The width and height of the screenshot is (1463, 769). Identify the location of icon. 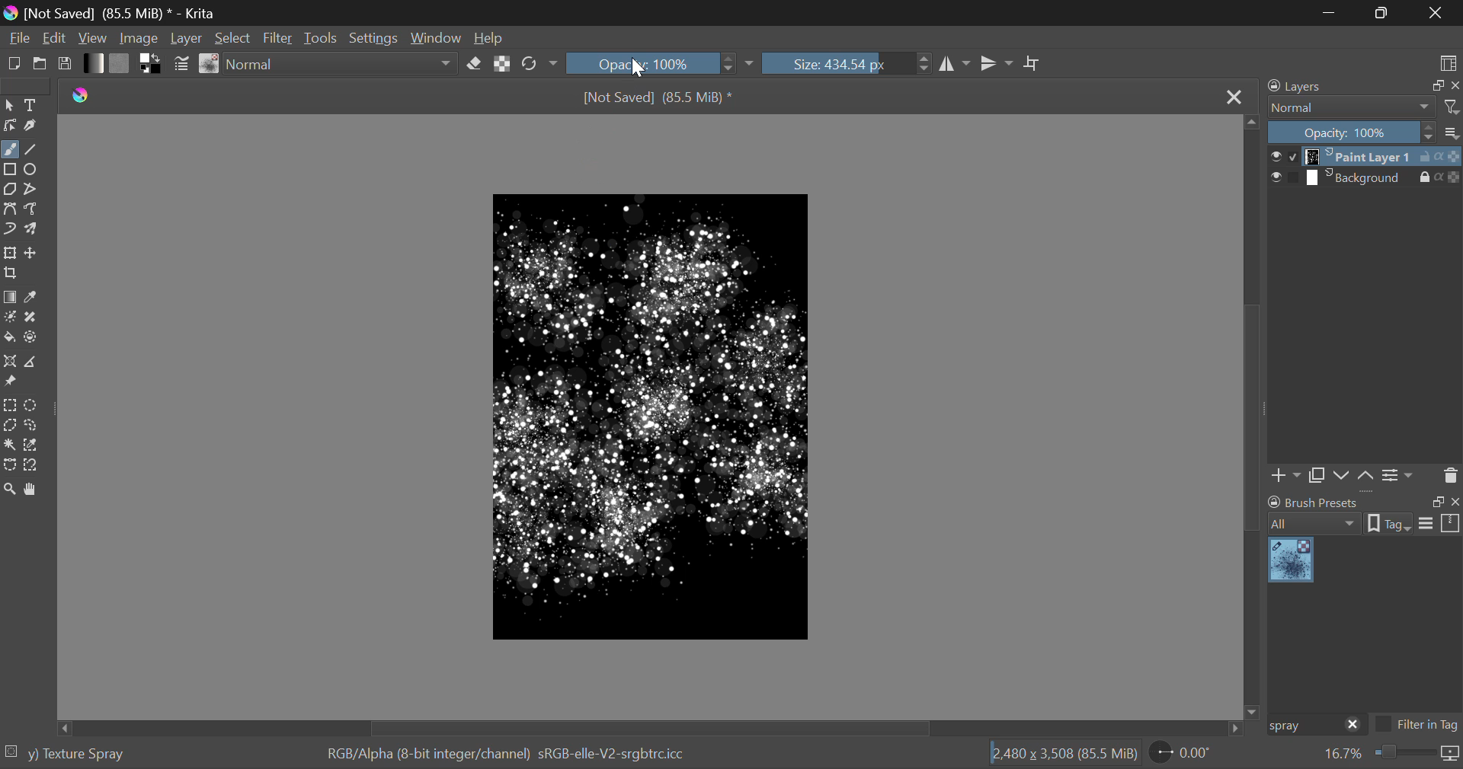
(1451, 755).